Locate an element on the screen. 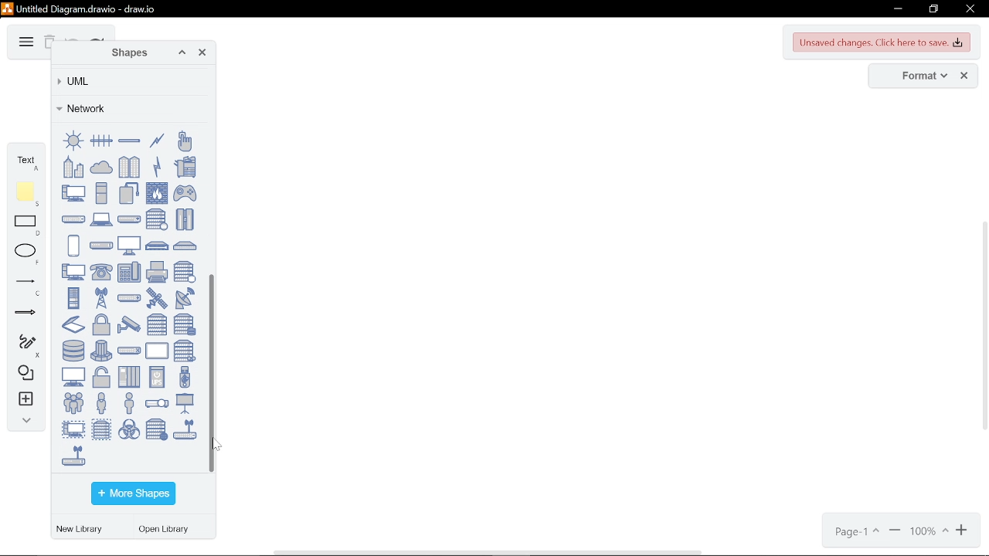 The height and width of the screenshot is (556, 989). shapes is located at coordinates (23, 374).